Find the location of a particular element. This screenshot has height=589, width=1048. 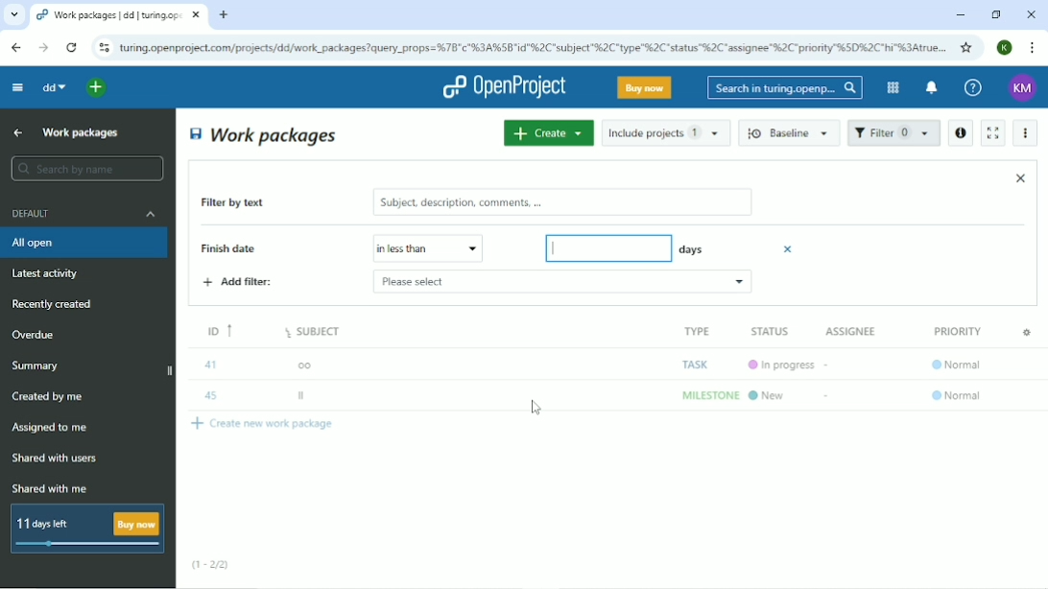

settings is located at coordinates (1024, 336).